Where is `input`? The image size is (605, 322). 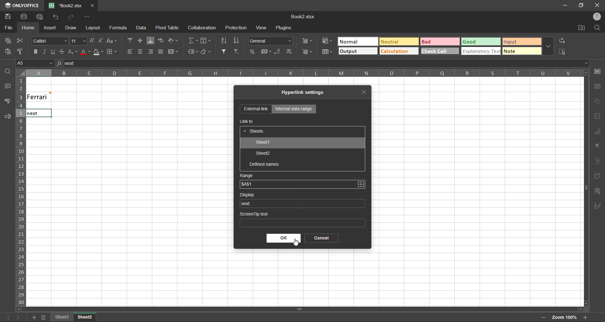 input is located at coordinates (521, 42).